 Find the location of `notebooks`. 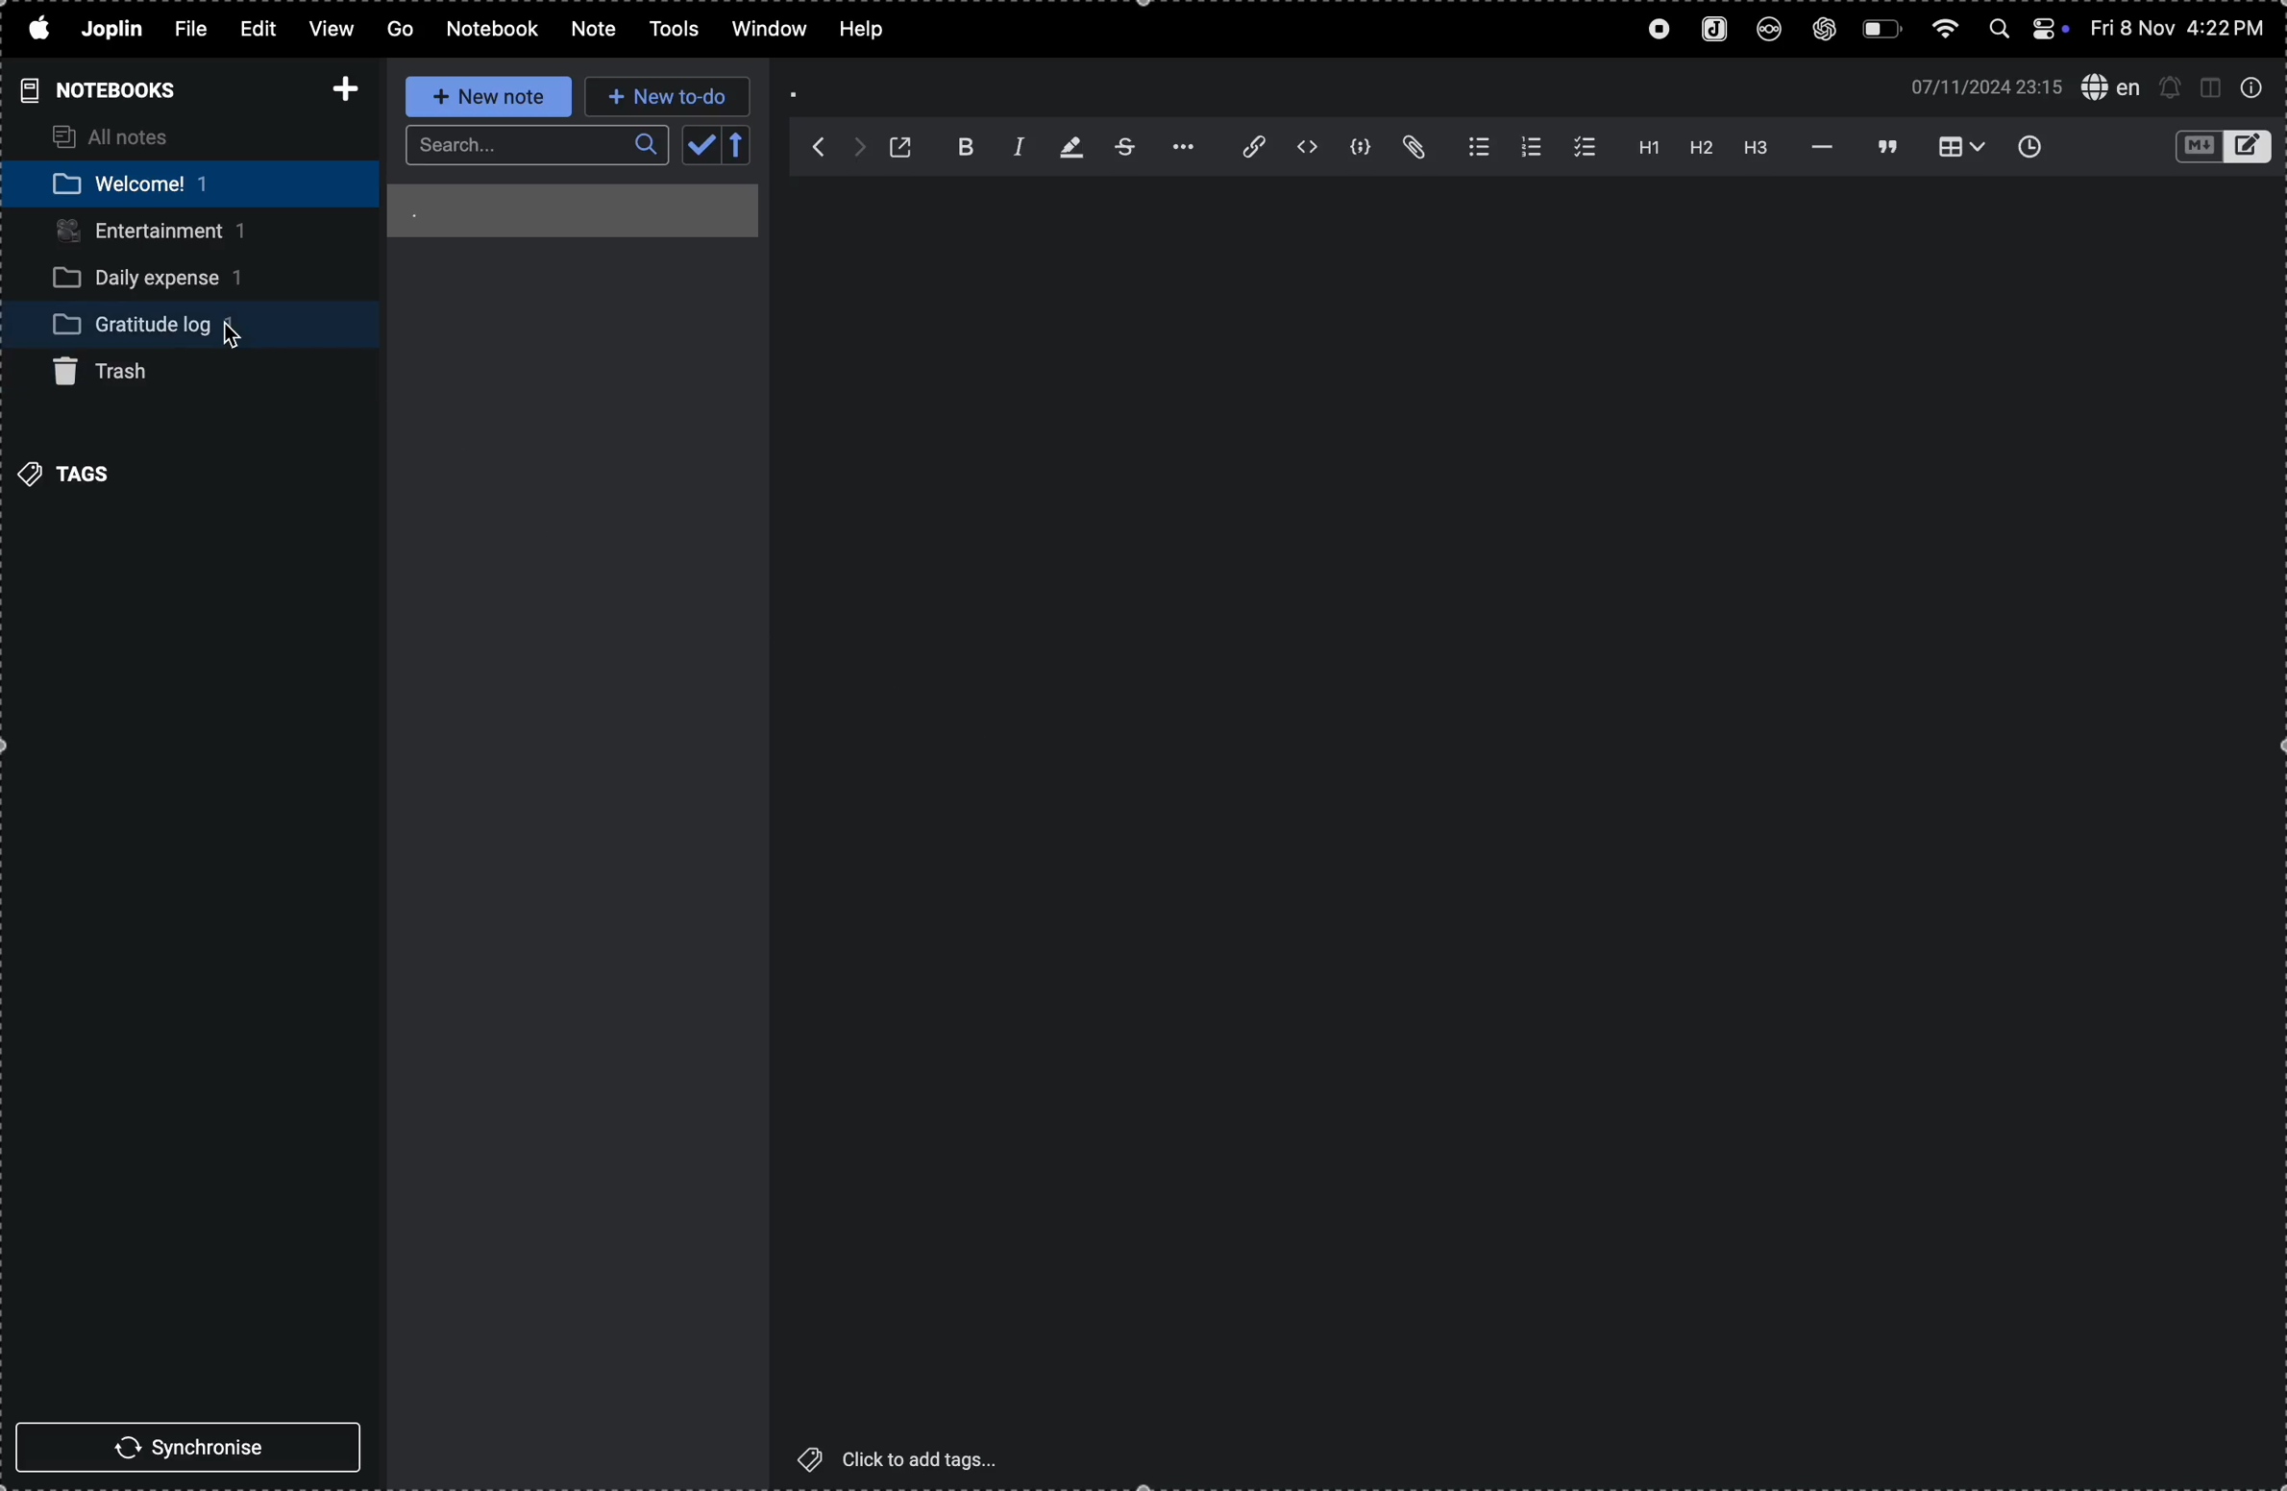

notebooks is located at coordinates (112, 89).